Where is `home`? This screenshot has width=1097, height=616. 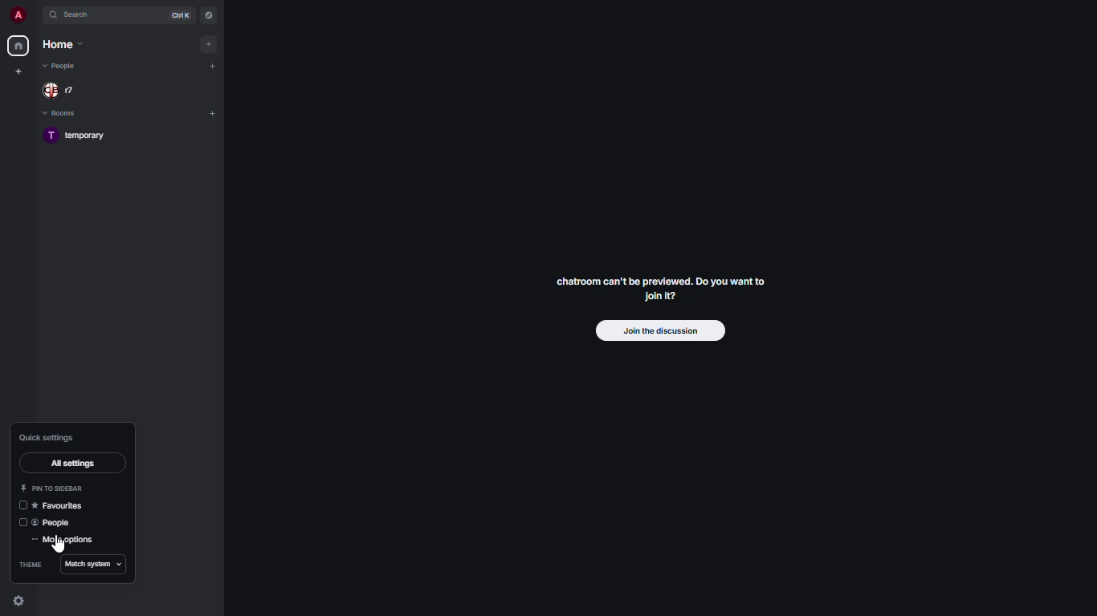 home is located at coordinates (66, 44).